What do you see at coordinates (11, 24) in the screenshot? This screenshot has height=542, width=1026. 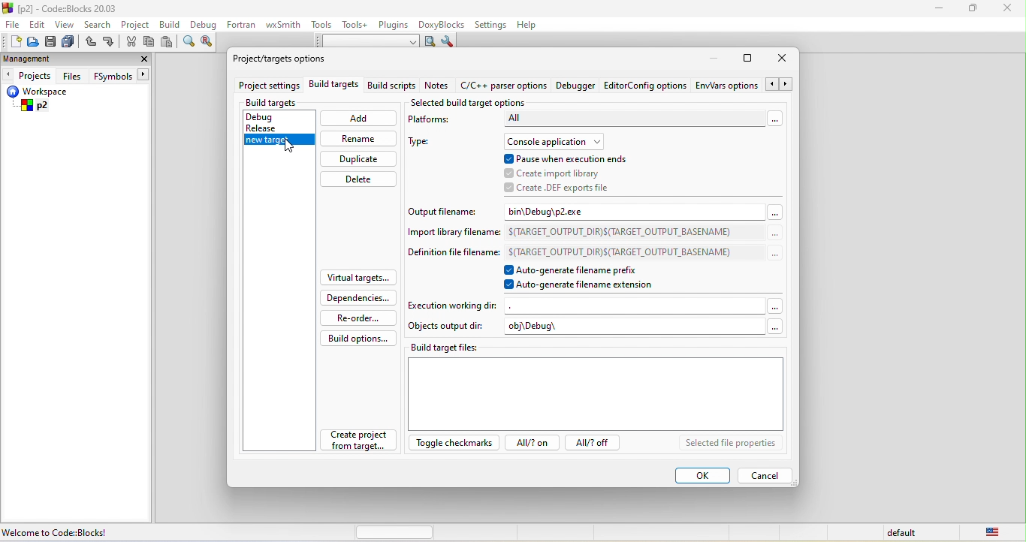 I see `file` at bounding box center [11, 24].